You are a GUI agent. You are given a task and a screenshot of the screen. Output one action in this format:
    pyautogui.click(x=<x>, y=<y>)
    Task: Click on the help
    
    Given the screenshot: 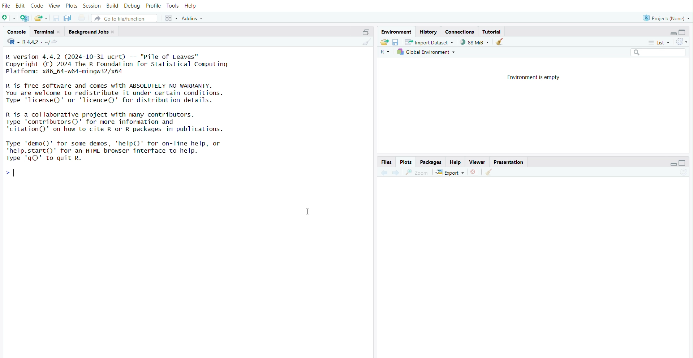 What is the action you would take?
    pyautogui.click(x=457, y=161)
    